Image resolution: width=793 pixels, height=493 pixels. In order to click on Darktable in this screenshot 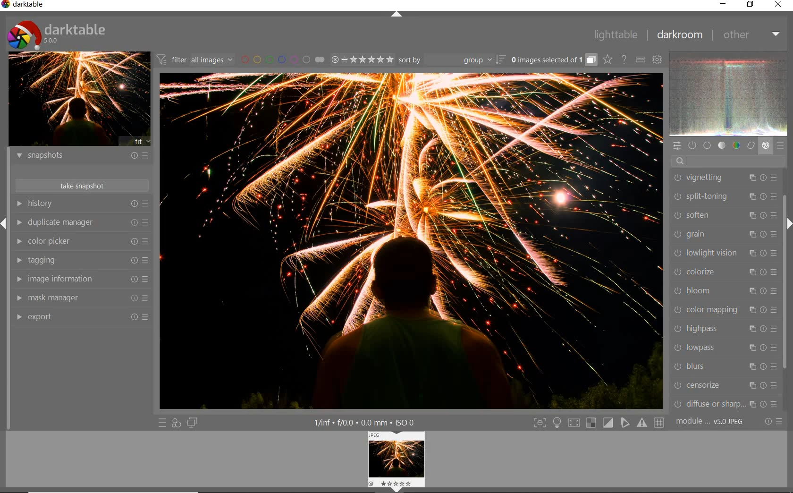, I will do `click(24, 5)`.